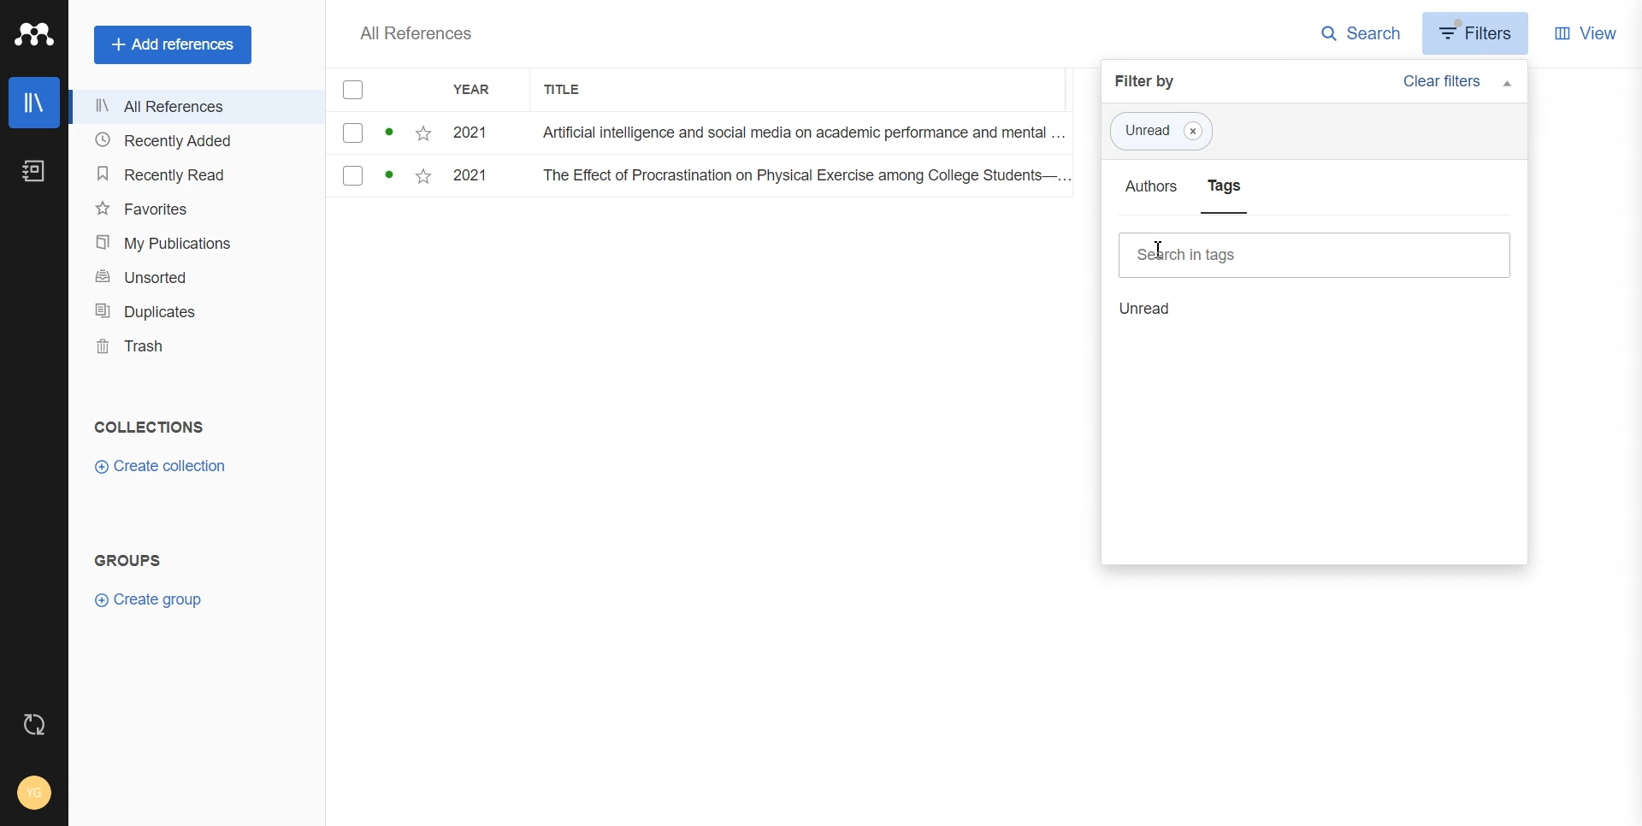 This screenshot has width=1642, height=826. Describe the element at coordinates (193, 174) in the screenshot. I see `Recently Read` at that location.